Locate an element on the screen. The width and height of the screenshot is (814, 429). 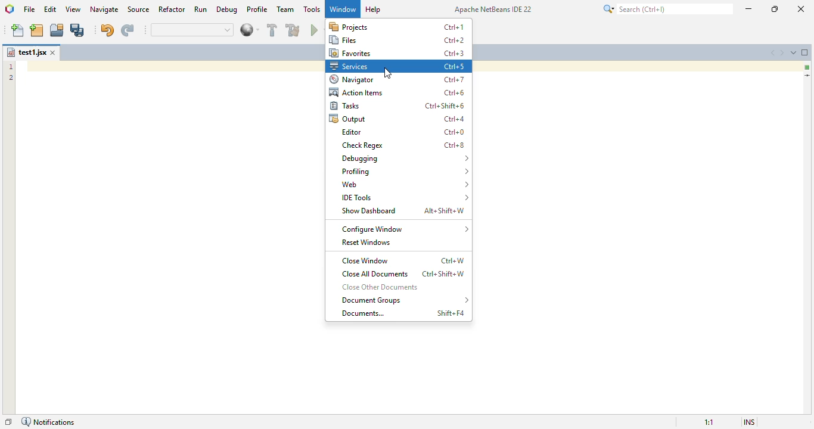
redo is located at coordinates (128, 30).